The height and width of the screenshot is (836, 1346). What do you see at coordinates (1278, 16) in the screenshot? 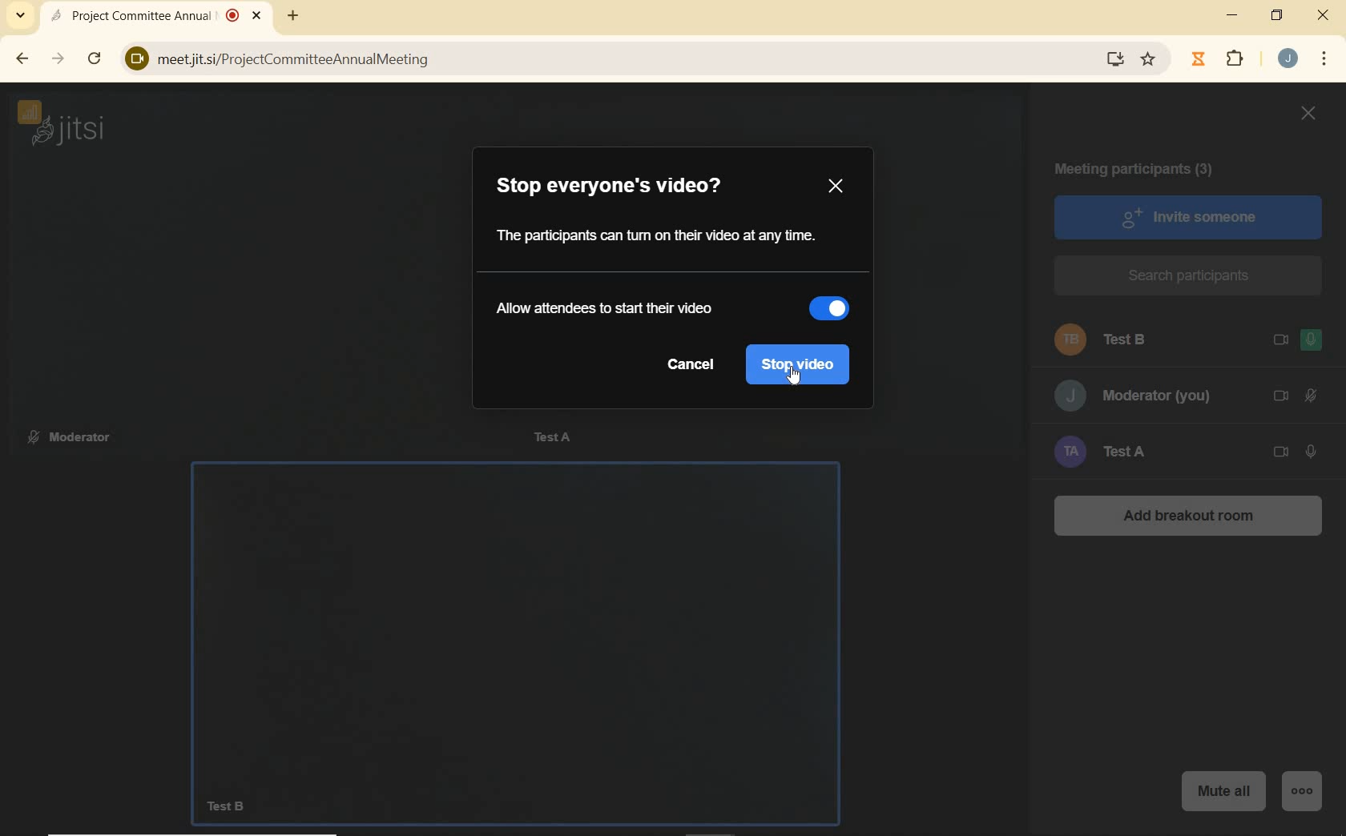
I see `RESTORE DOWN` at bounding box center [1278, 16].